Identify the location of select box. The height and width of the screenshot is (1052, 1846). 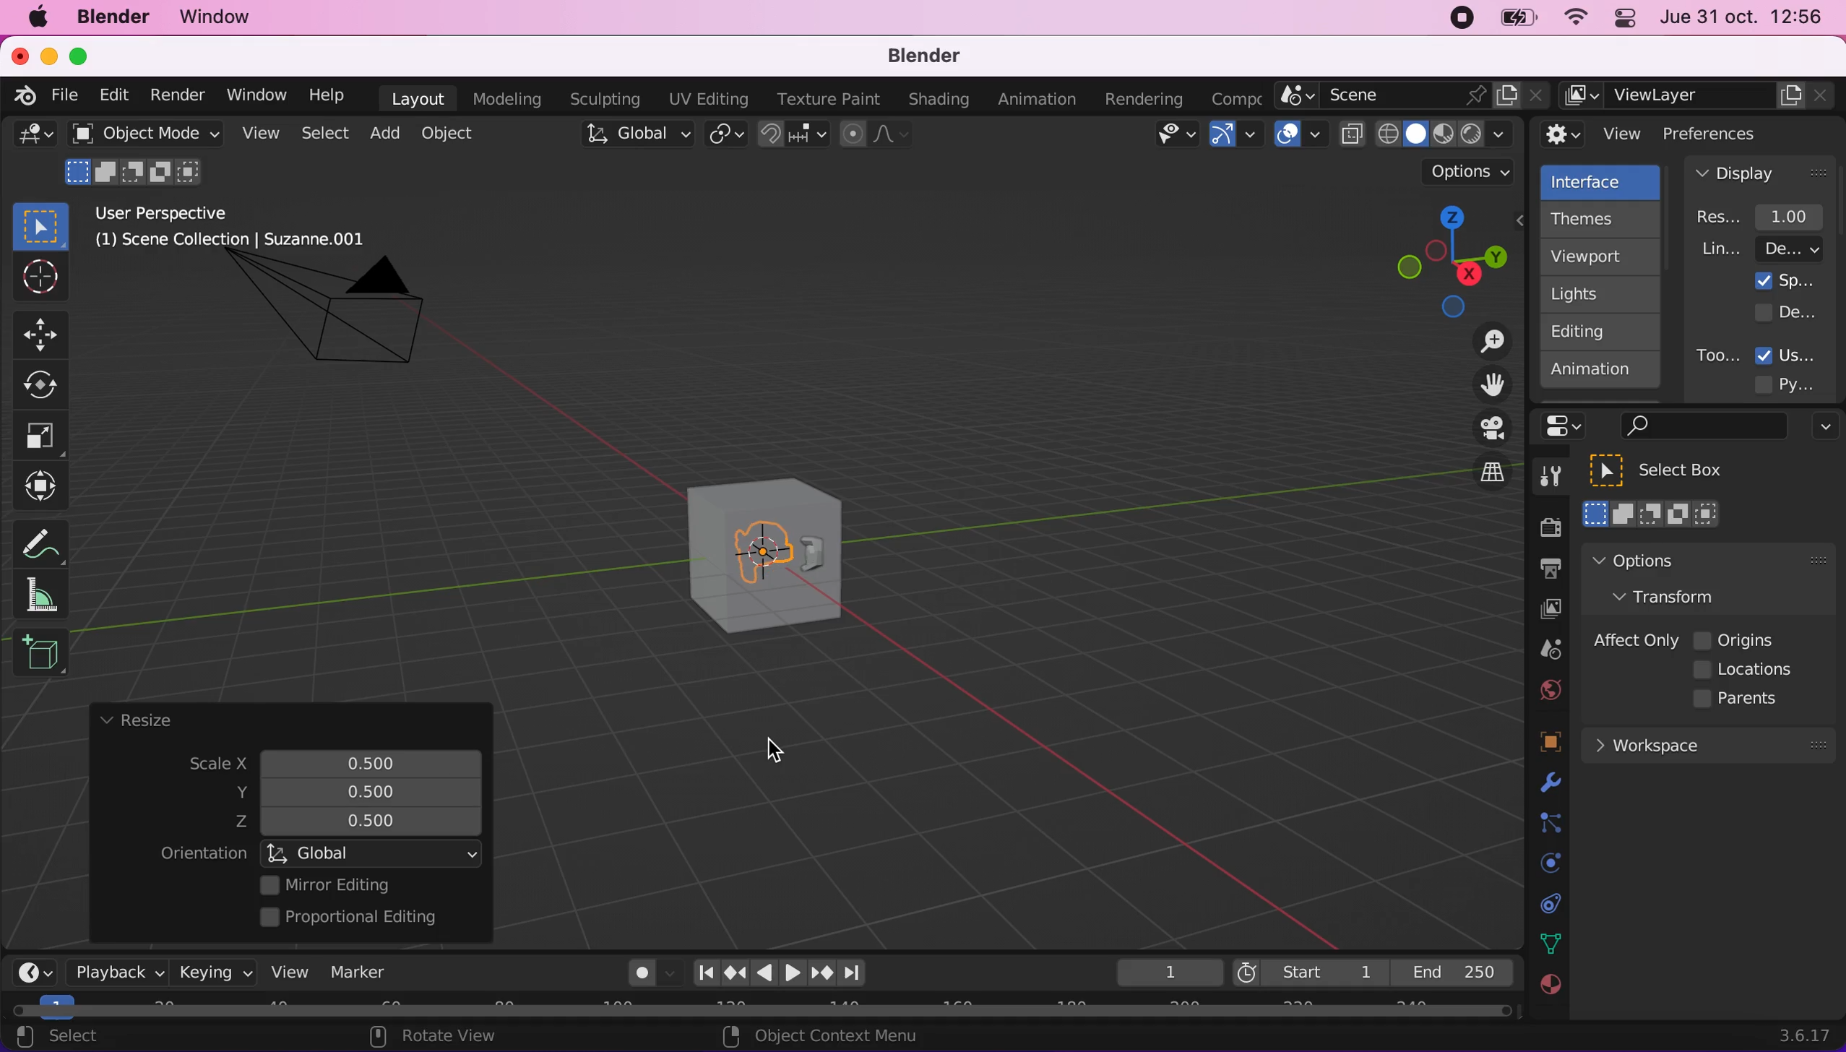
(1675, 470).